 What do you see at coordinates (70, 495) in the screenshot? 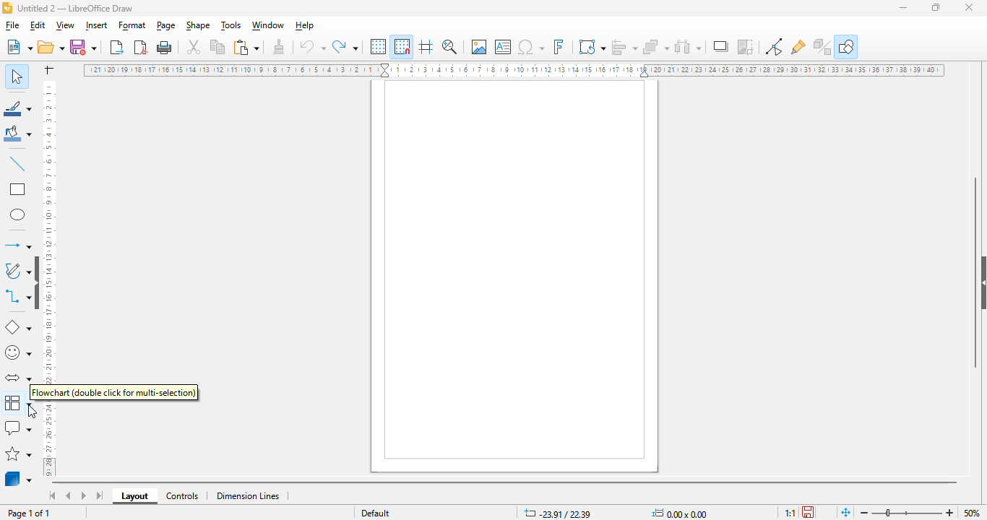
I see `scroll to previous sheet` at bounding box center [70, 495].